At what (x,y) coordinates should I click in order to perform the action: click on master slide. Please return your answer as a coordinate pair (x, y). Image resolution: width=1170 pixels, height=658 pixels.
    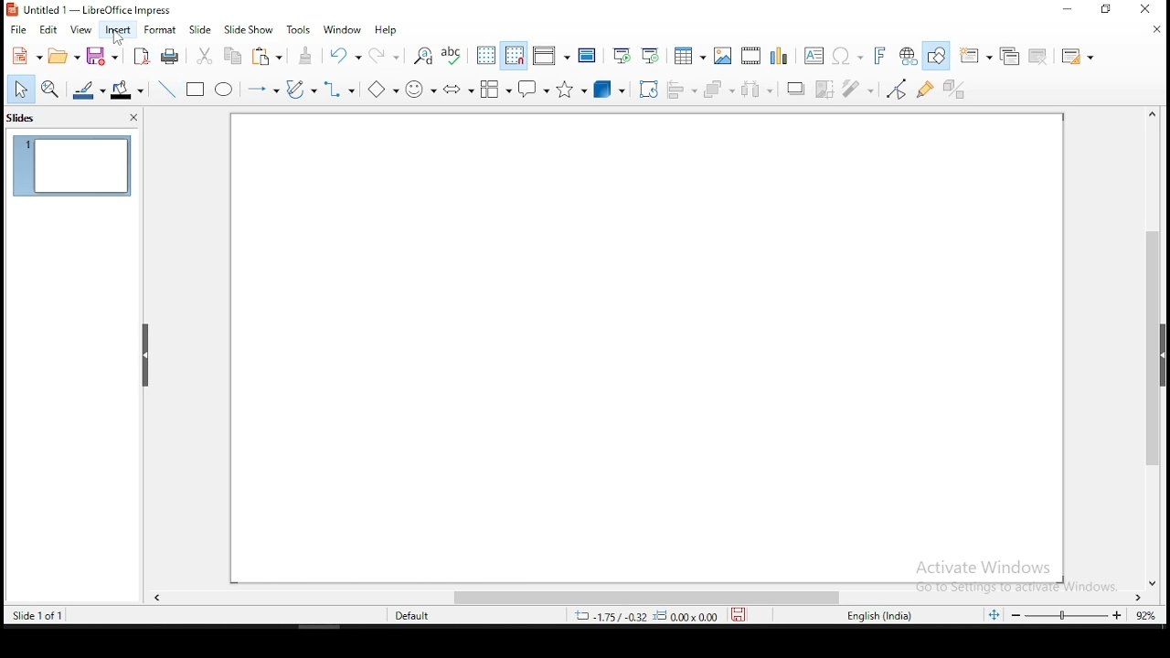
    Looking at the image, I should click on (590, 54).